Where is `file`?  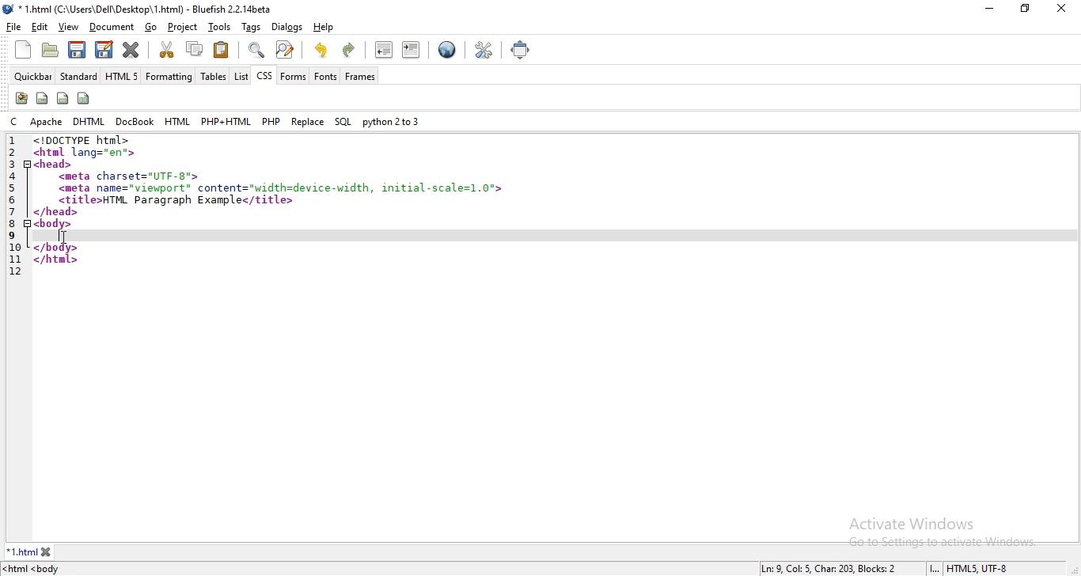 file is located at coordinates (16, 26).